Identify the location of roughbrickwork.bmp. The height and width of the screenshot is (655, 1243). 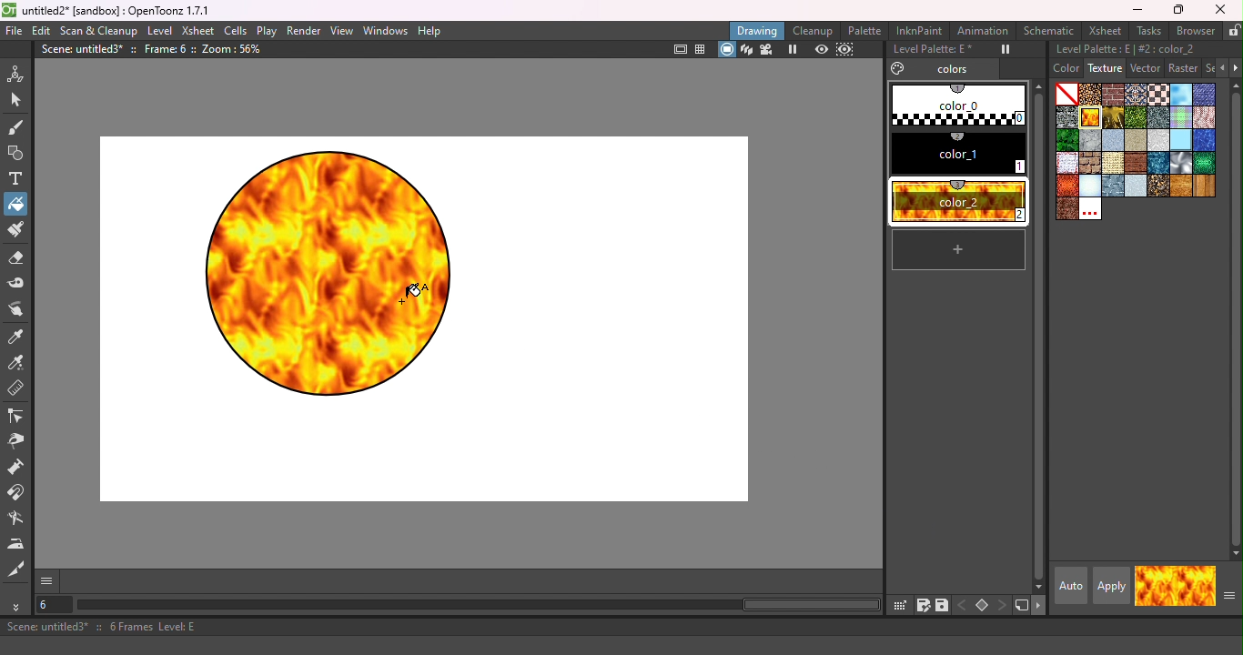
(1091, 164).